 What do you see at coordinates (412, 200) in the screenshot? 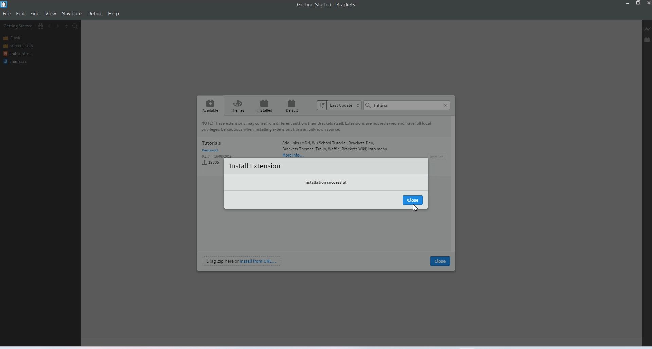
I see `Close` at bounding box center [412, 200].